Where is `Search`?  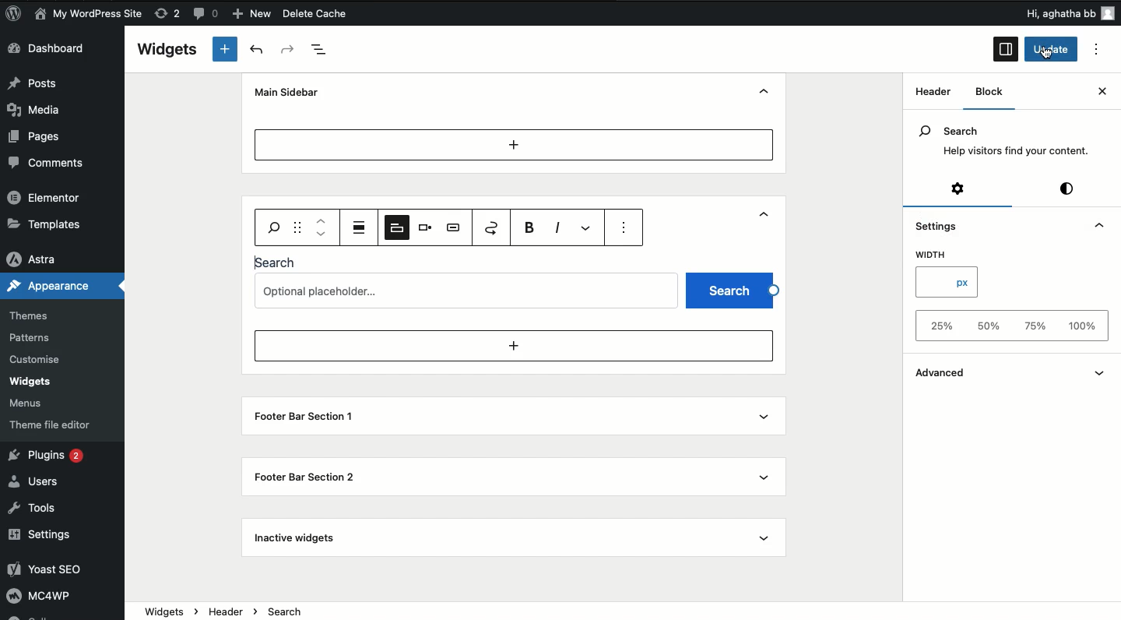 Search is located at coordinates (731, 289).